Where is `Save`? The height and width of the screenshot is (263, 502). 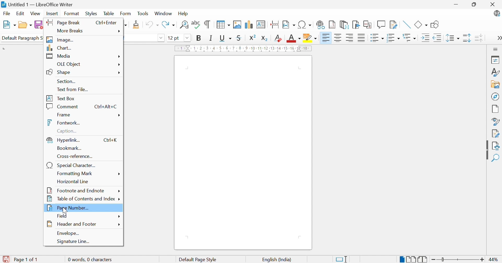 Save is located at coordinates (39, 25).